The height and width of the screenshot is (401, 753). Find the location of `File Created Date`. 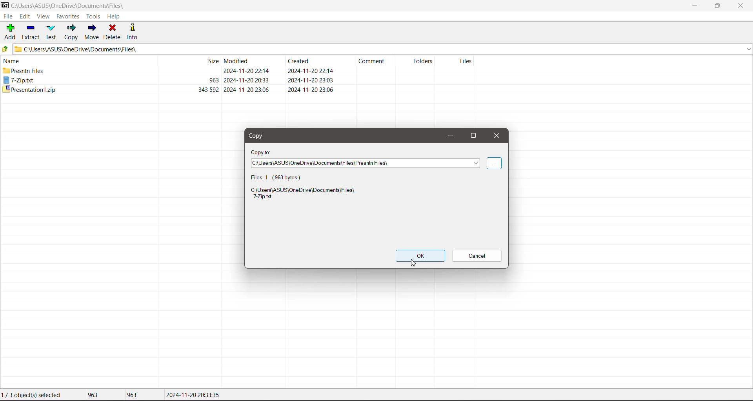

File Created Date is located at coordinates (311, 75).